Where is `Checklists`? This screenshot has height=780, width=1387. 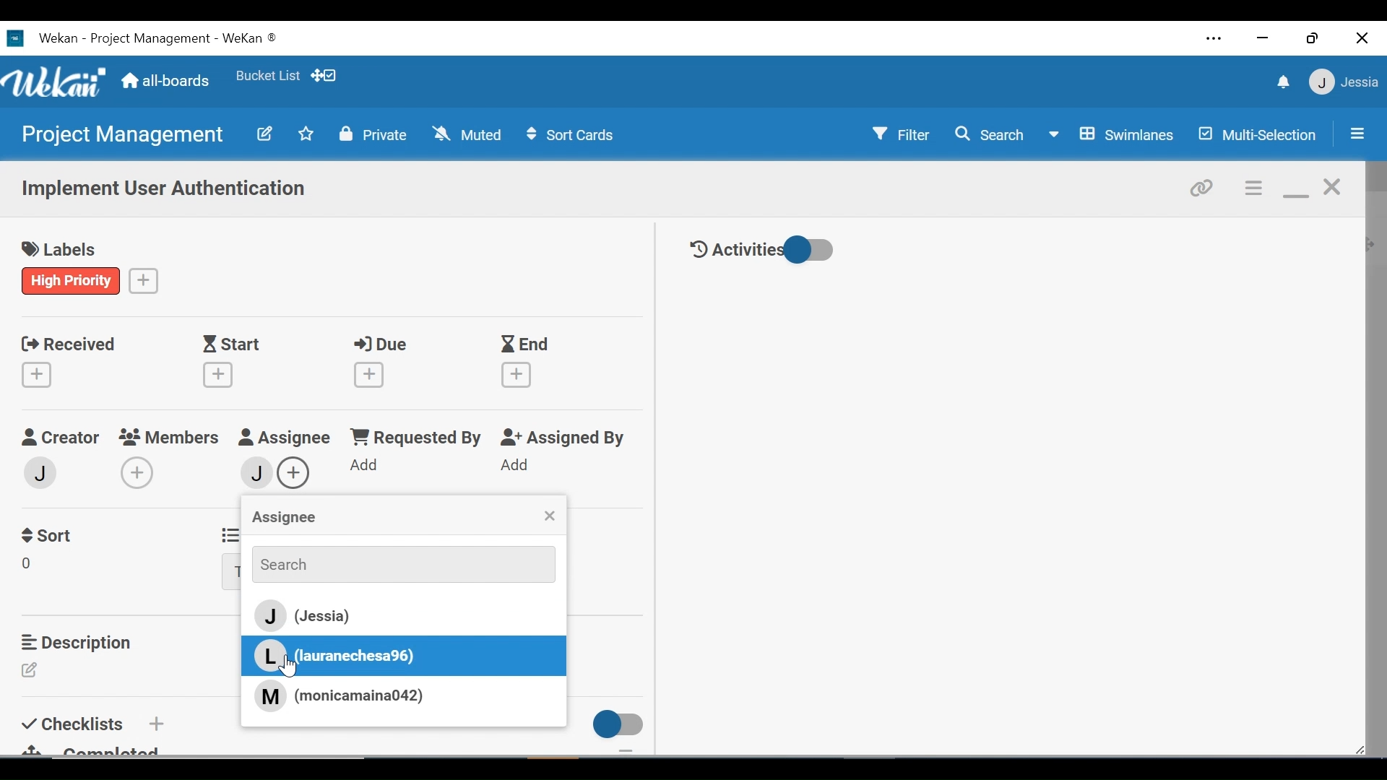 Checklists is located at coordinates (75, 721).